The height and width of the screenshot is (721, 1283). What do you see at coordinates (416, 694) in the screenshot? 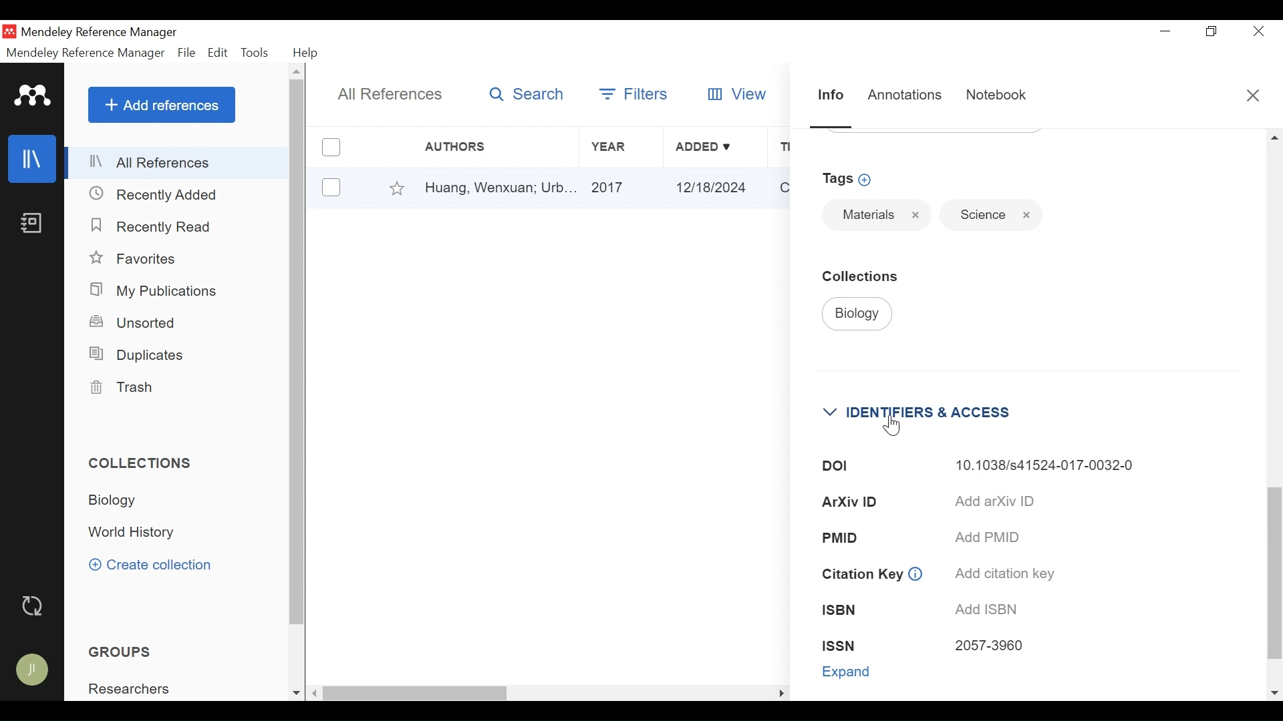
I see `Vertical Scroll bar` at bounding box center [416, 694].